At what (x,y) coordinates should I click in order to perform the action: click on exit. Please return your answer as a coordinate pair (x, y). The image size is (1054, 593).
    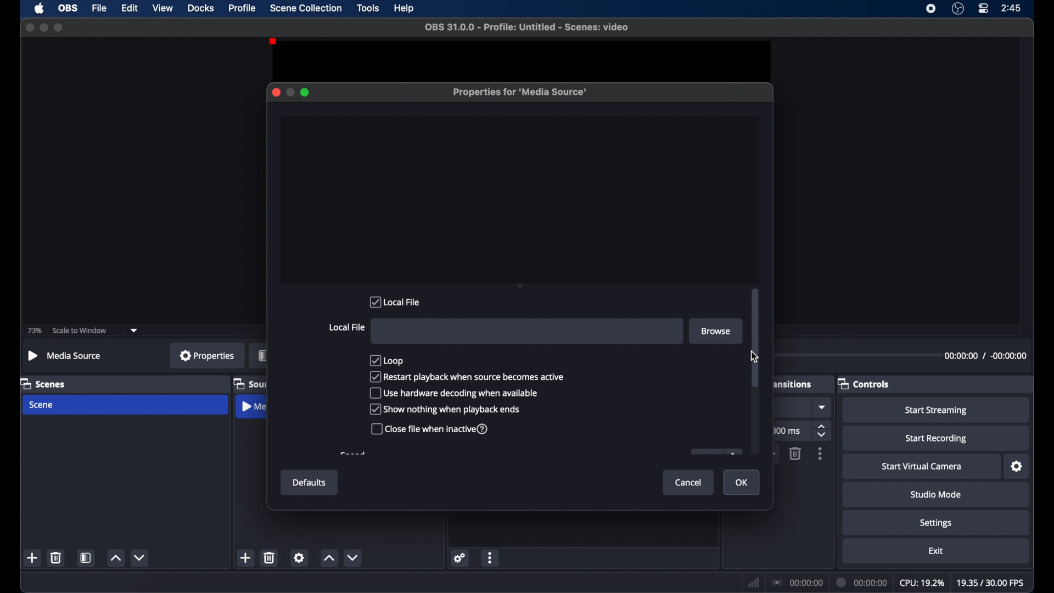
    Looking at the image, I should click on (936, 551).